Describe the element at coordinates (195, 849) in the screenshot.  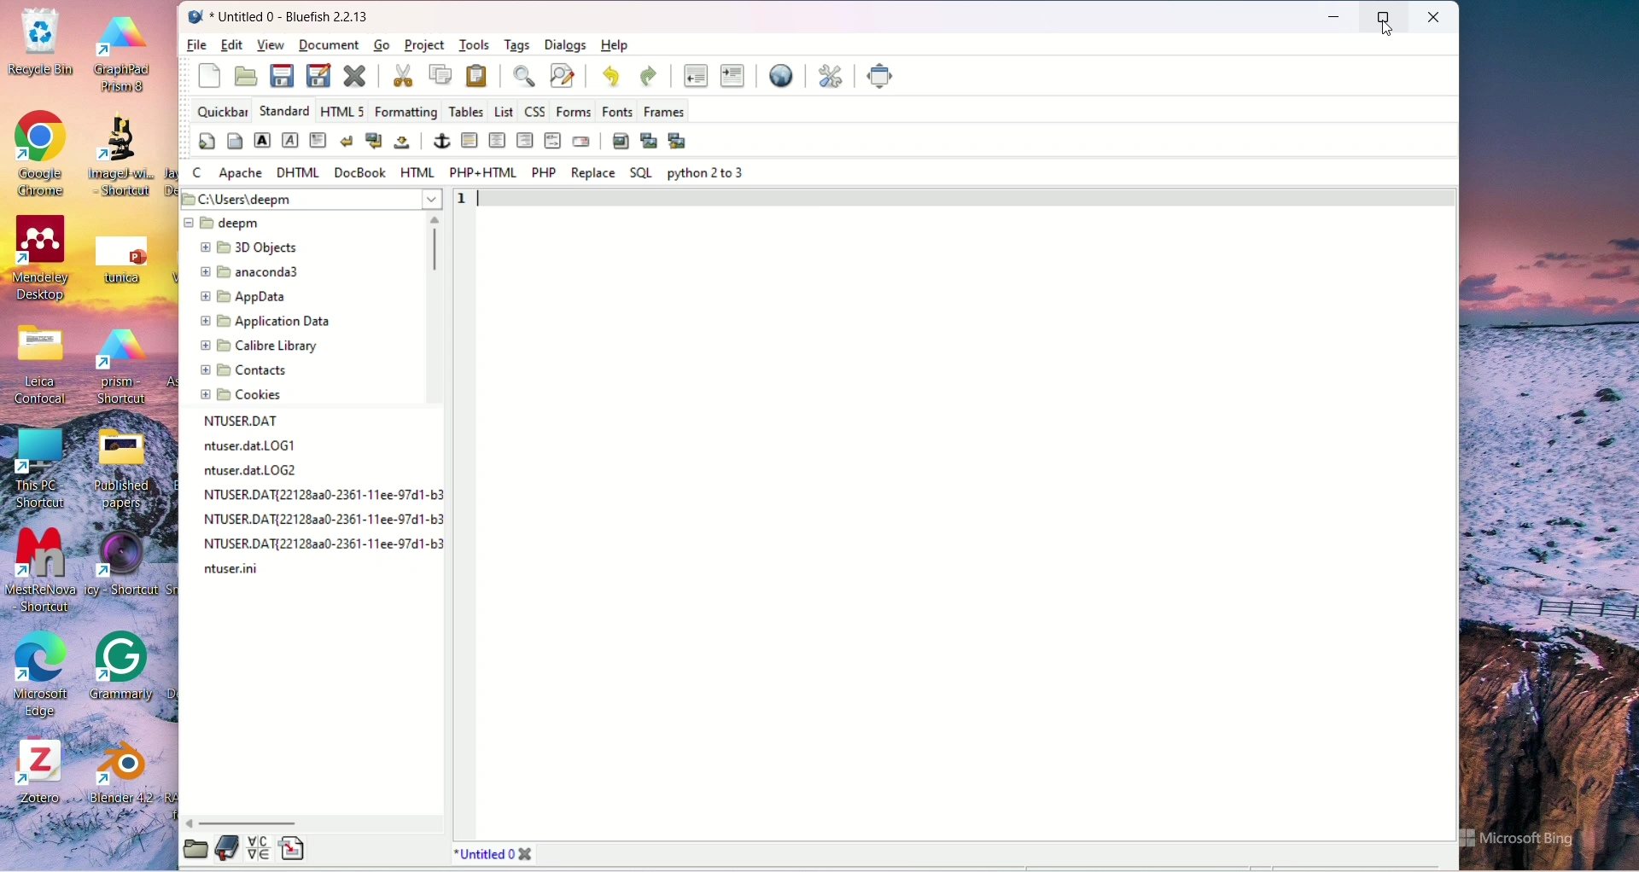
I see `open` at that location.